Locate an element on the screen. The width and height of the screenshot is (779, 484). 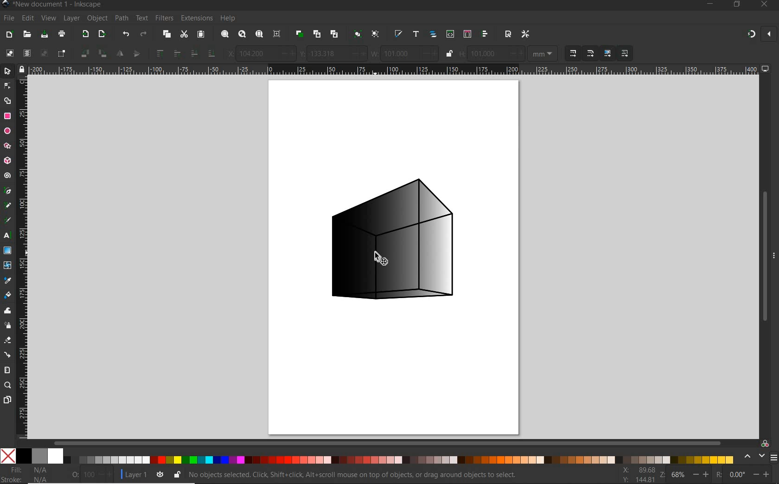
computer icon is located at coordinates (766, 69).